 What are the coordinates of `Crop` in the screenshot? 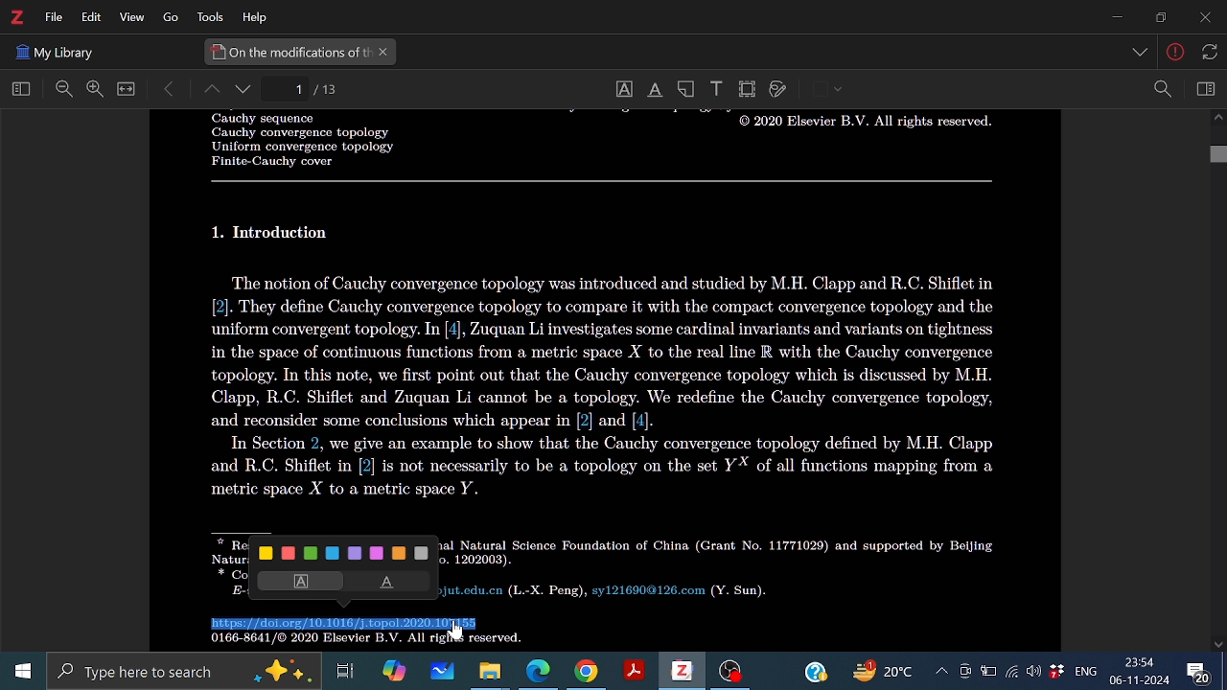 It's located at (748, 89).